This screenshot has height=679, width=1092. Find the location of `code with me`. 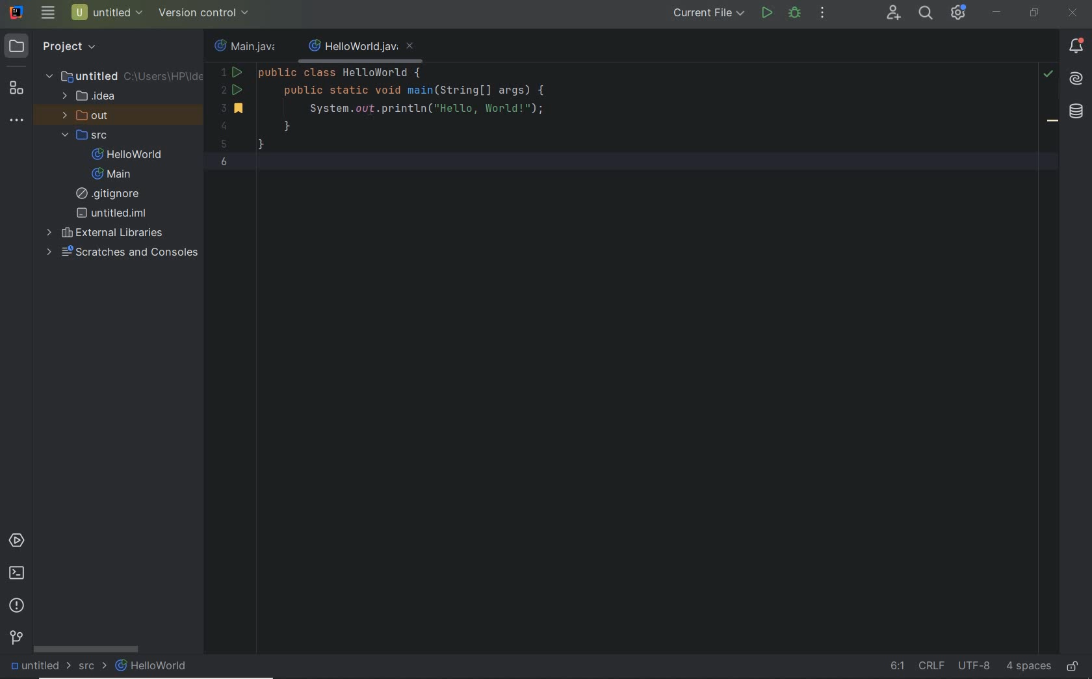

code with me is located at coordinates (893, 15).